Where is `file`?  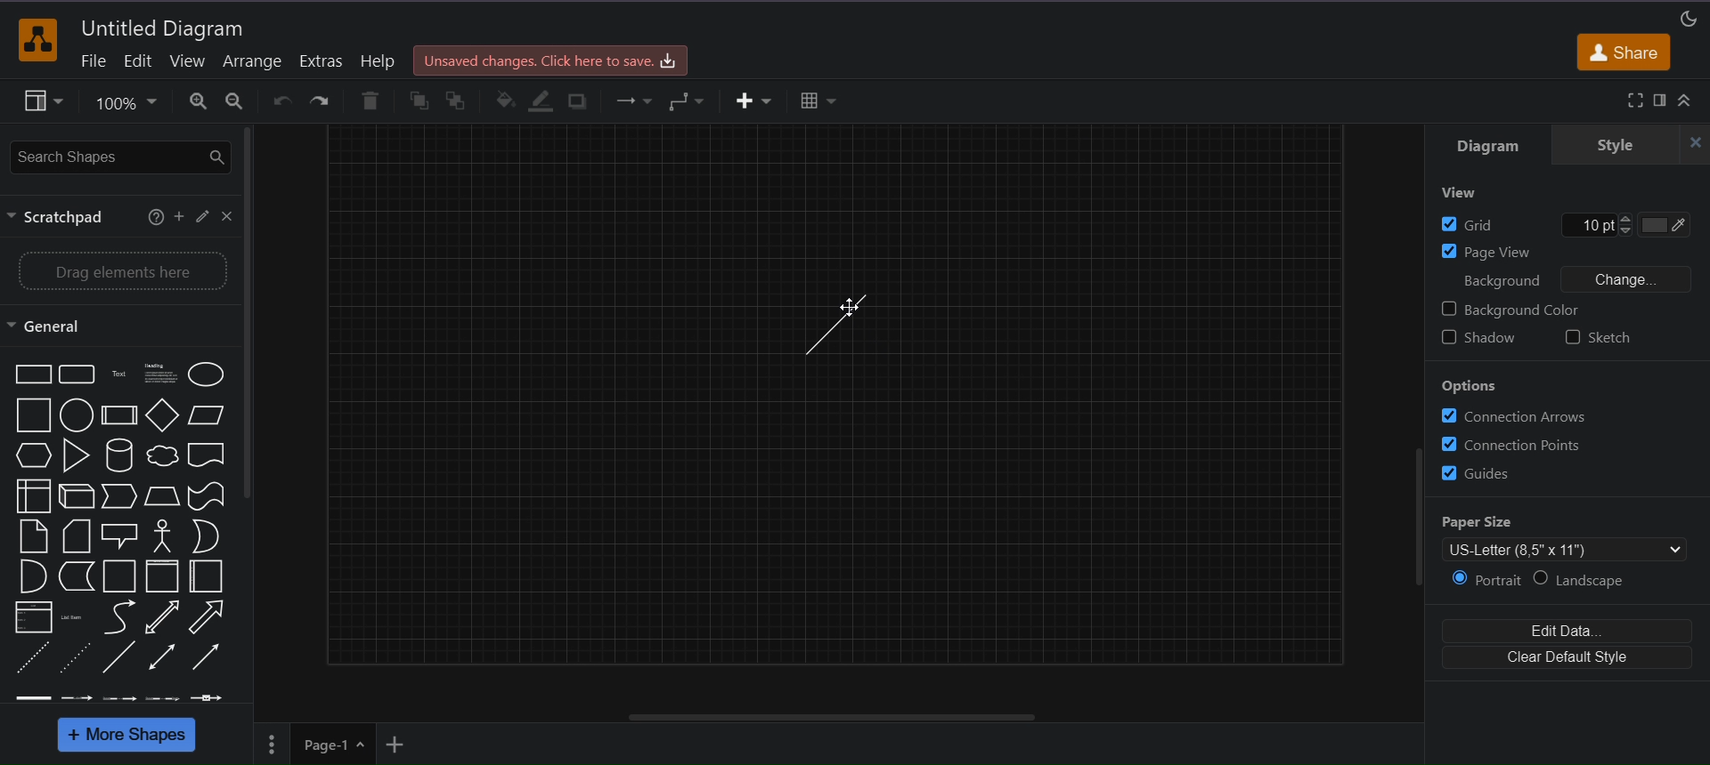
file is located at coordinates (92, 61).